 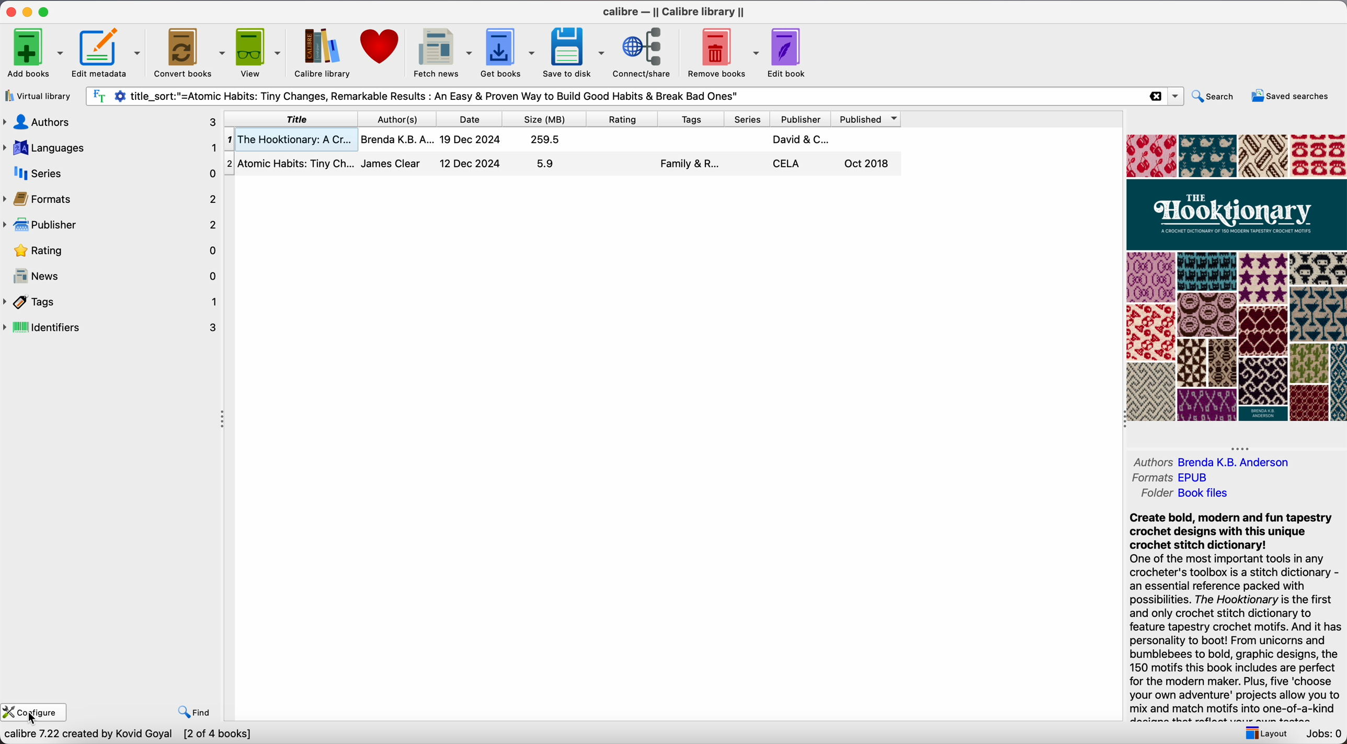 What do you see at coordinates (471, 118) in the screenshot?
I see `date` at bounding box center [471, 118].